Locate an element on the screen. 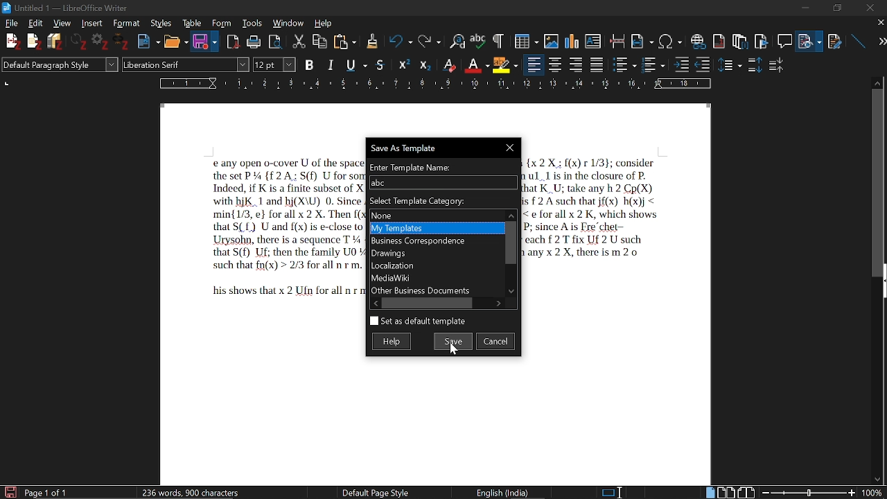 This screenshot has width=887, height=499. Toggle print preview is located at coordinates (279, 40).